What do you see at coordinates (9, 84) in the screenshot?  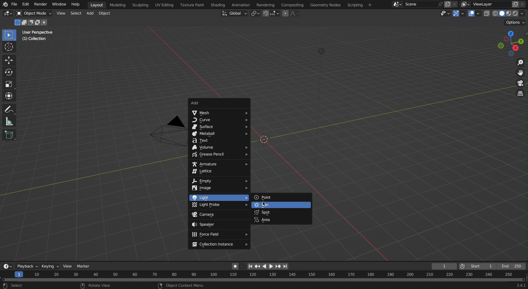 I see `Scale` at bounding box center [9, 84].